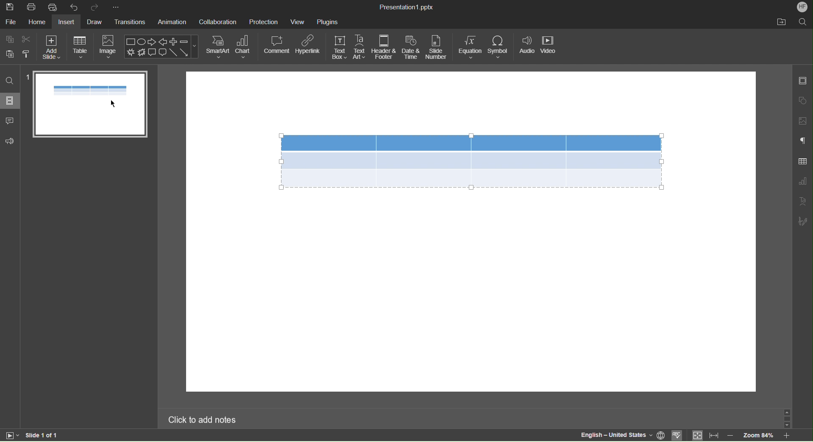 Image resolution: width=813 pixels, height=442 pixels. Describe the element at coordinates (803, 120) in the screenshot. I see `Image Settings` at that location.